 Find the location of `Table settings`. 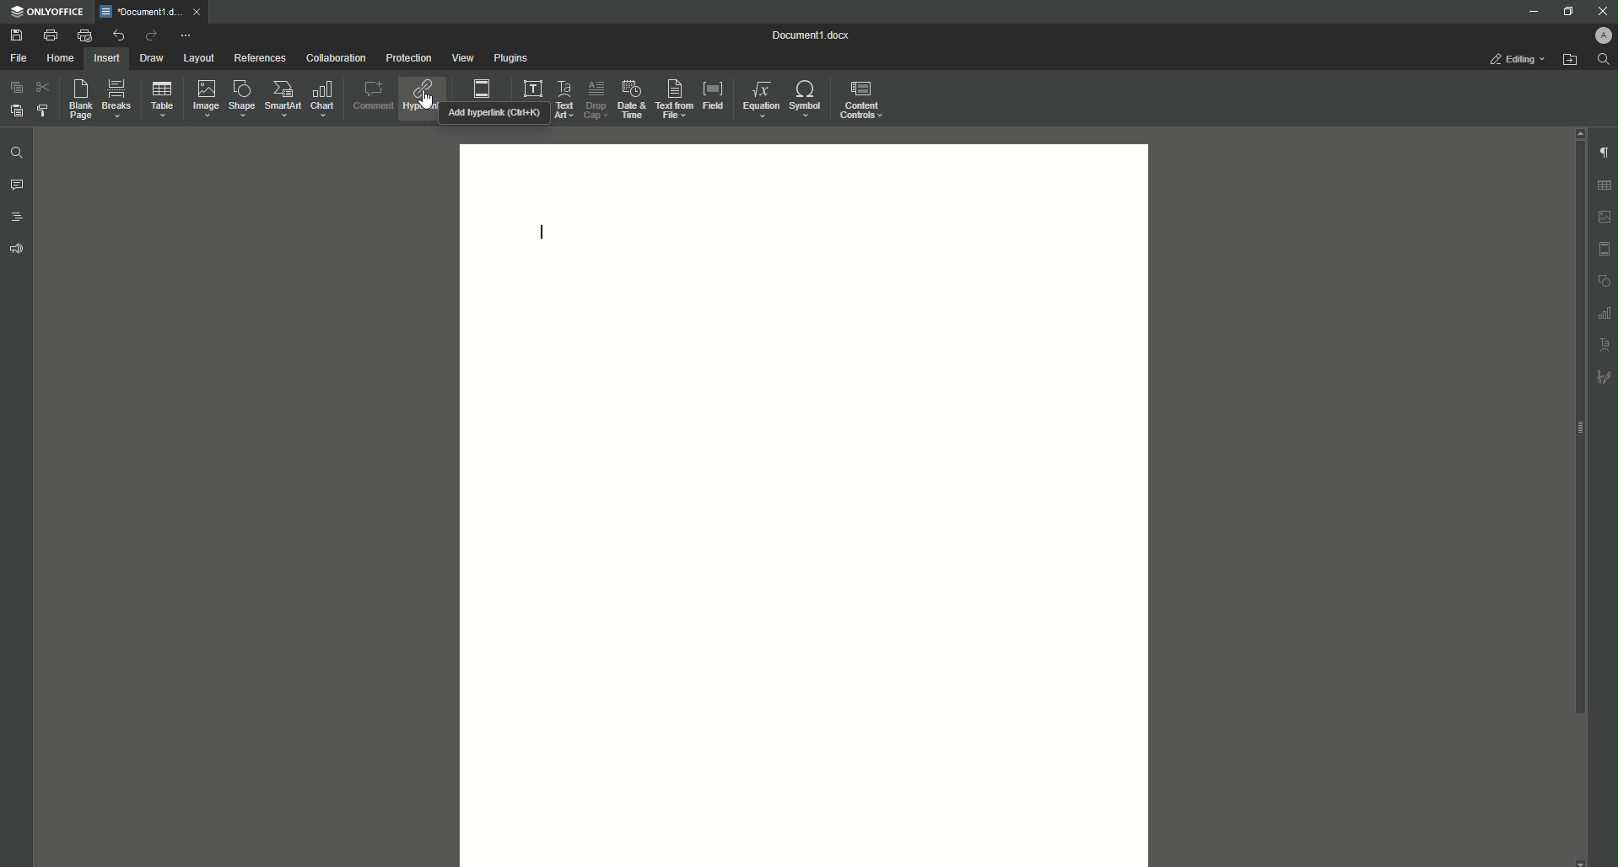

Table settings is located at coordinates (1605, 186).